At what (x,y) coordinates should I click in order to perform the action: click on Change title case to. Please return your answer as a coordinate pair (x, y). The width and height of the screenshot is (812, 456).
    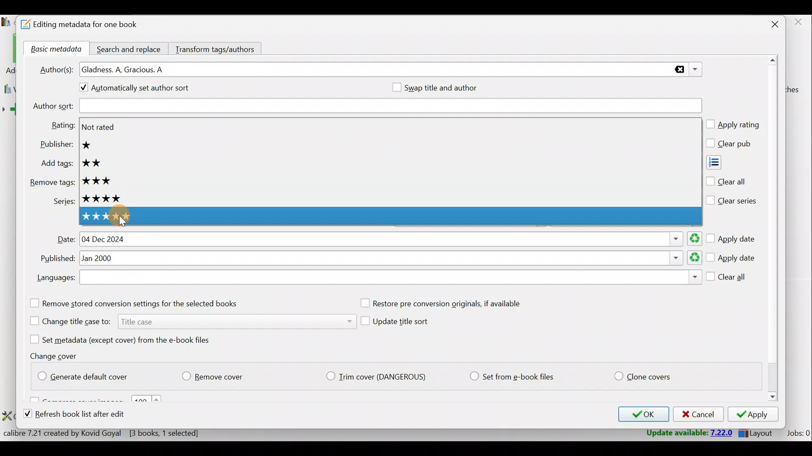
    Looking at the image, I should click on (189, 320).